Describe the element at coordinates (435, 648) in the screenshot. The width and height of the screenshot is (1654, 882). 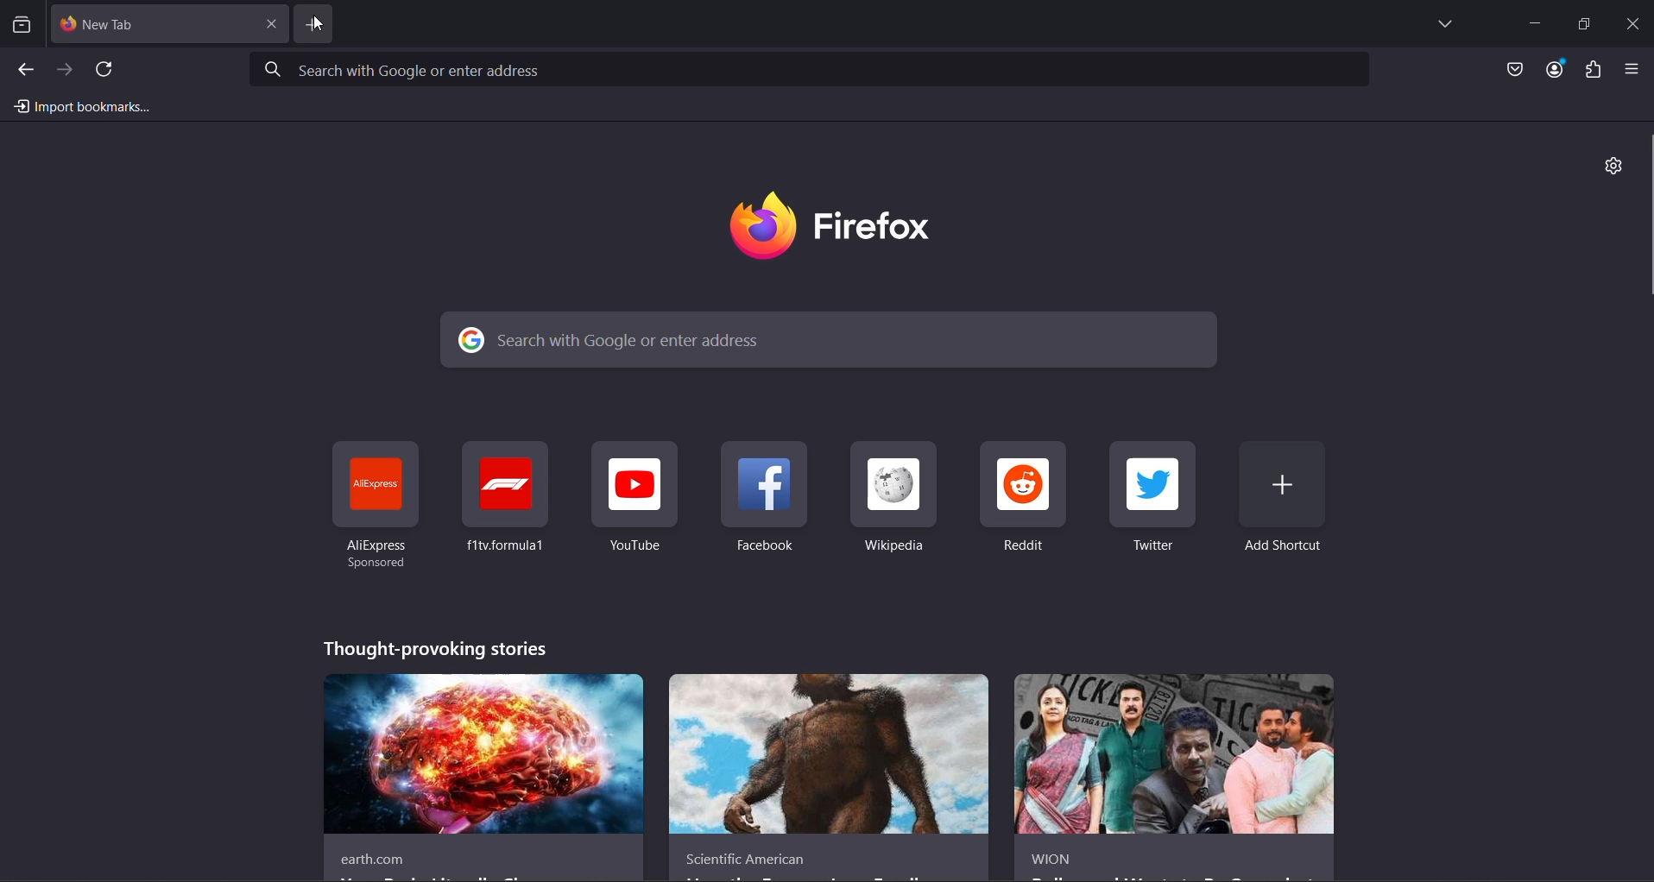
I see `thought-provoking stories` at that location.